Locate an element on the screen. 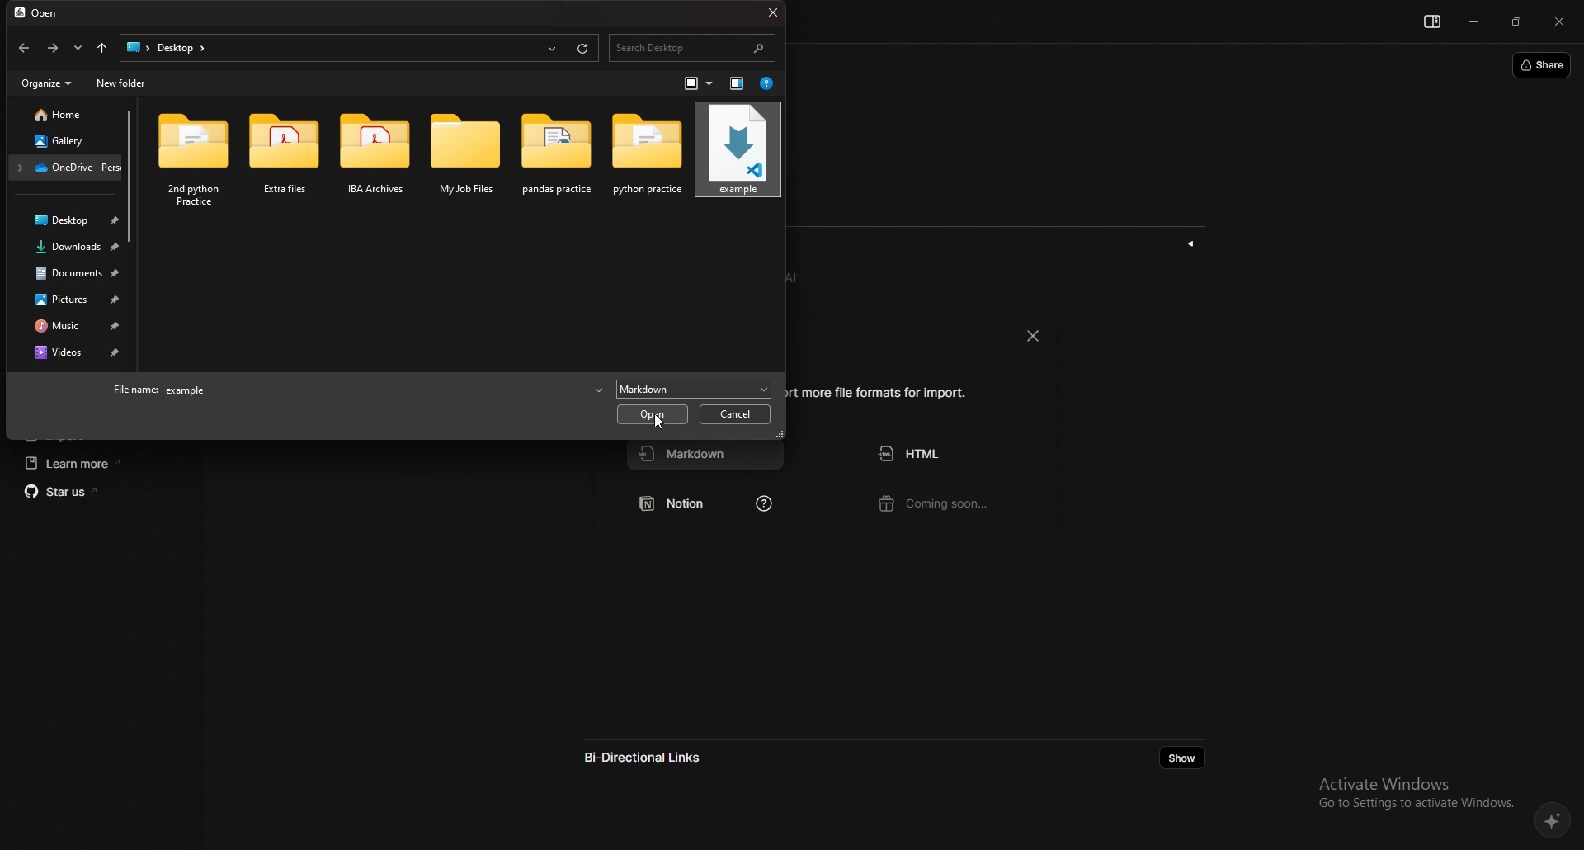 The height and width of the screenshot is (850, 1584). notion is located at coordinates (686, 506).